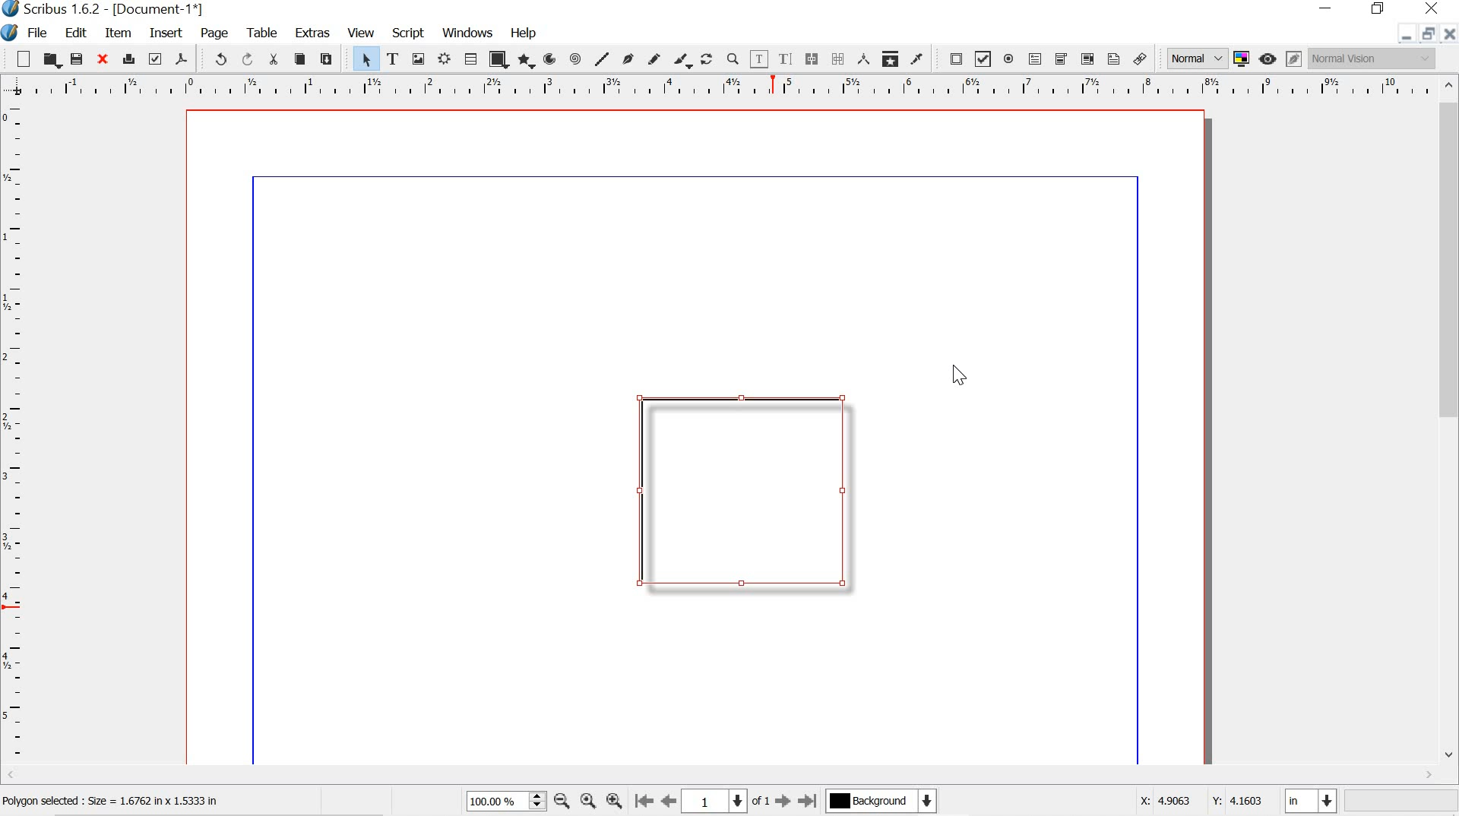 The width and height of the screenshot is (1459, 816). Describe the element at coordinates (951, 59) in the screenshot. I see `pdf push button` at that location.